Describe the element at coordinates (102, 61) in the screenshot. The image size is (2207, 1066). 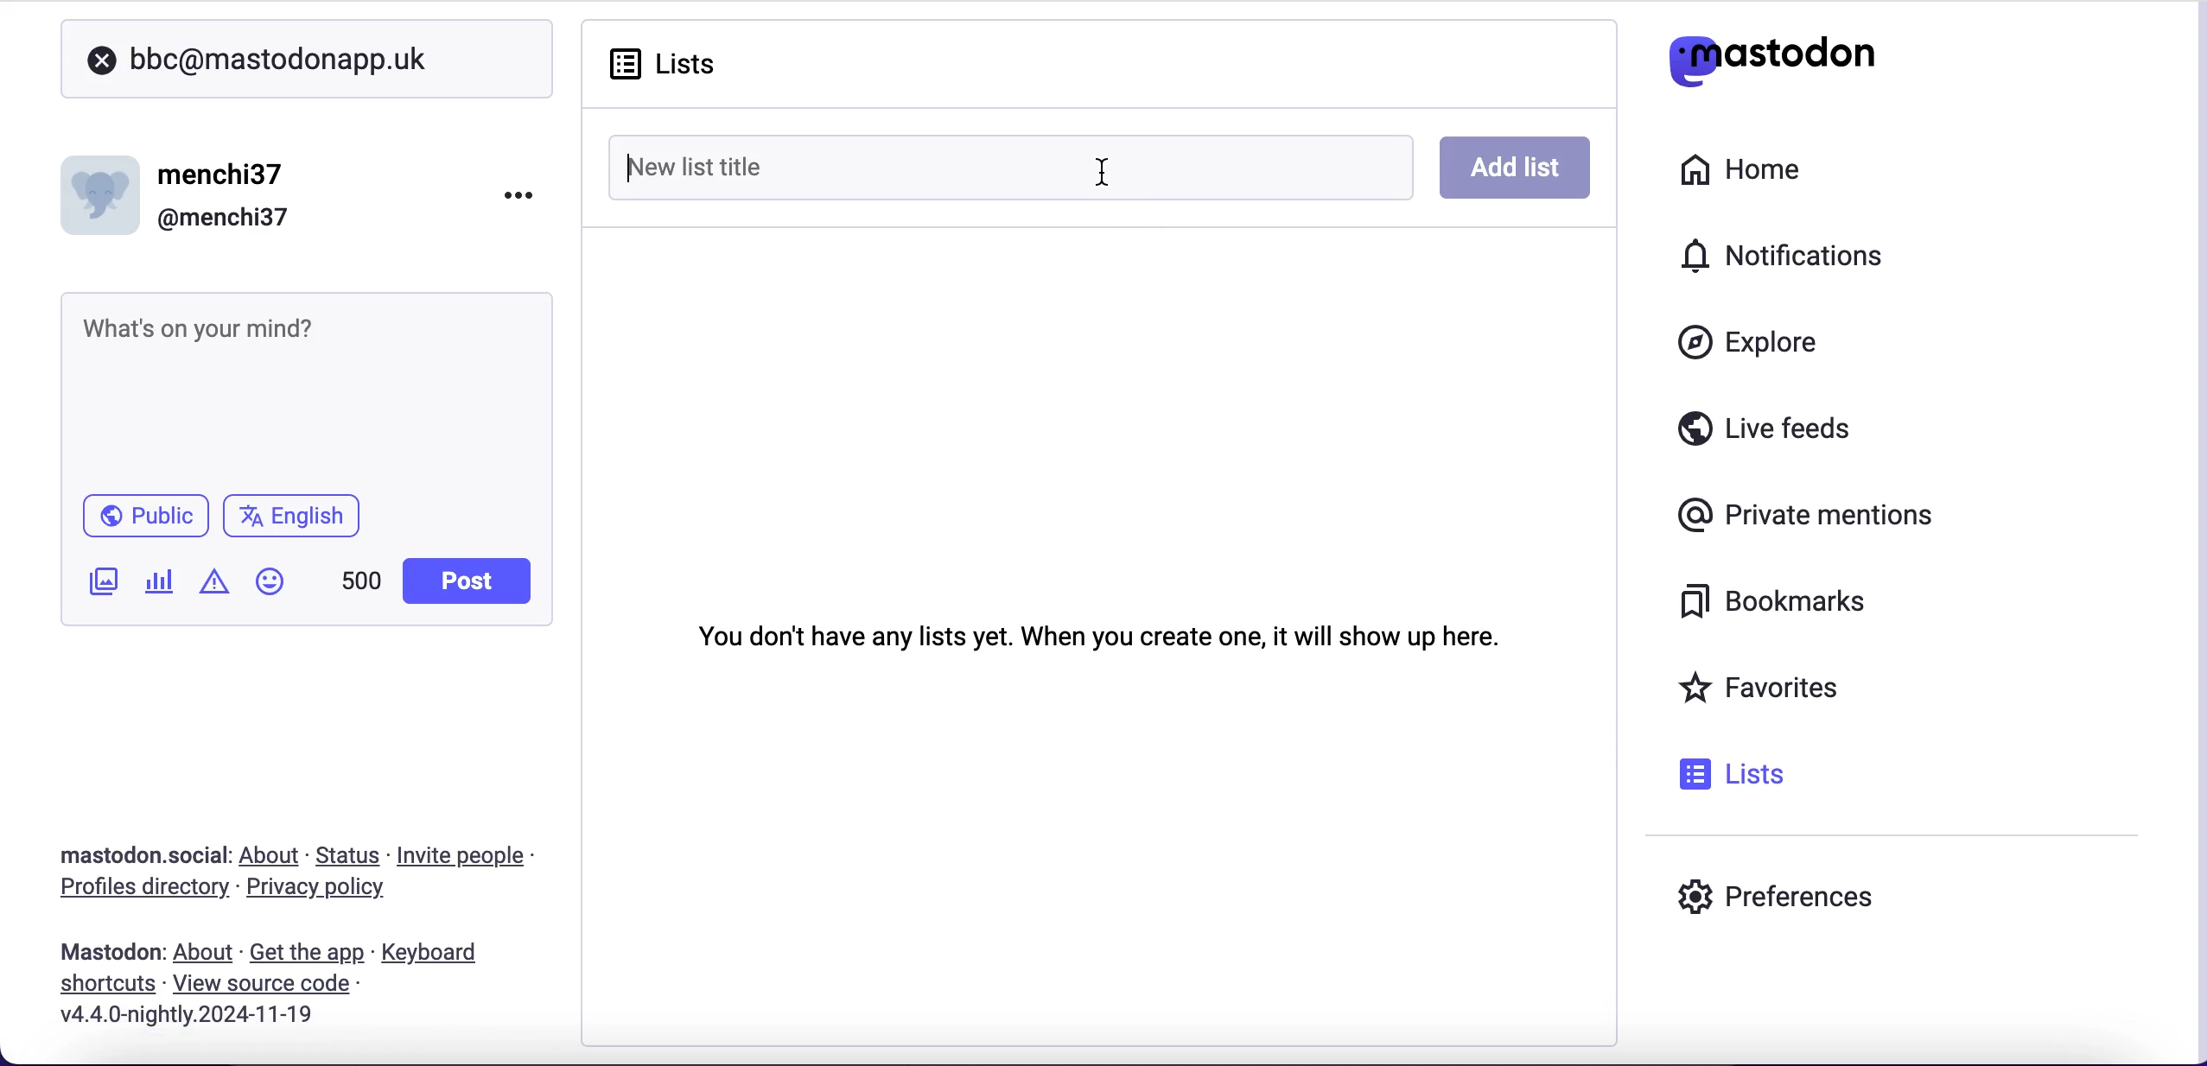
I see `close` at that location.